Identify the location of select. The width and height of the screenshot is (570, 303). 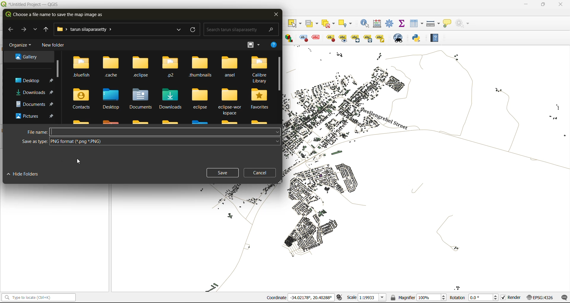
(295, 23).